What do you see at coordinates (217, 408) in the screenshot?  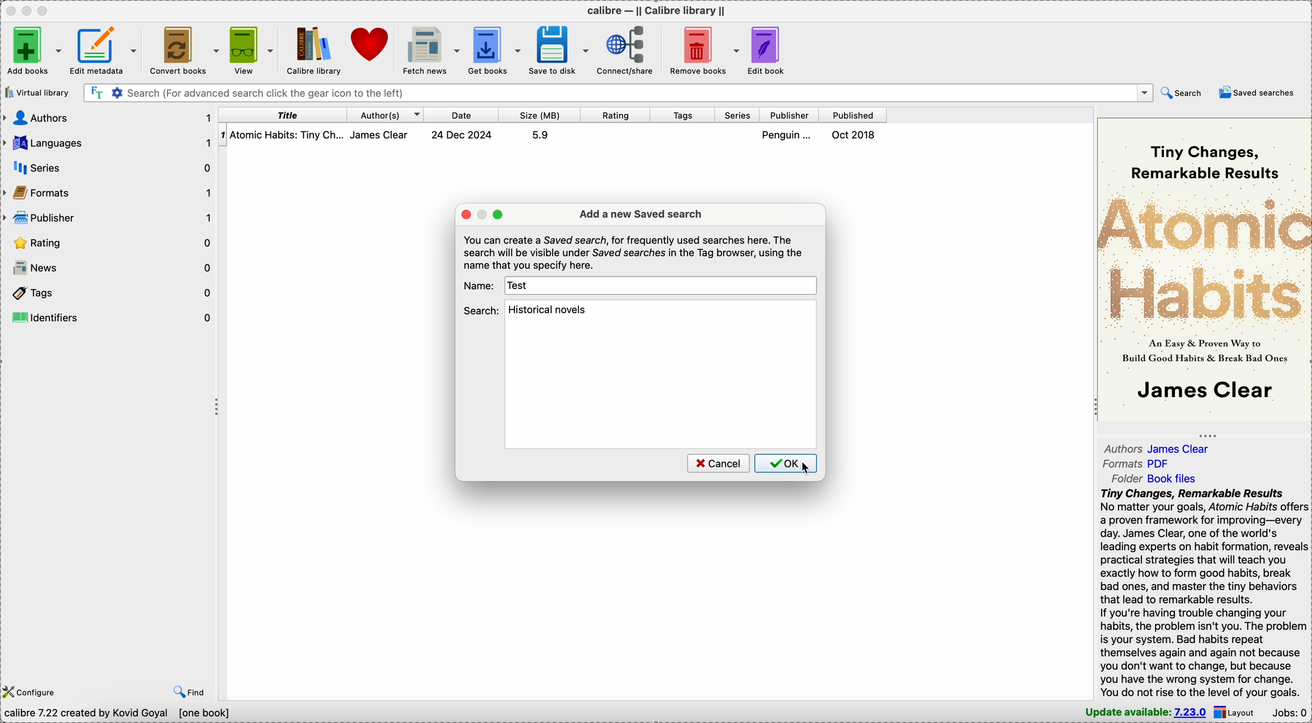 I see `toggle expand/contract` at bounding box center [217, 408].